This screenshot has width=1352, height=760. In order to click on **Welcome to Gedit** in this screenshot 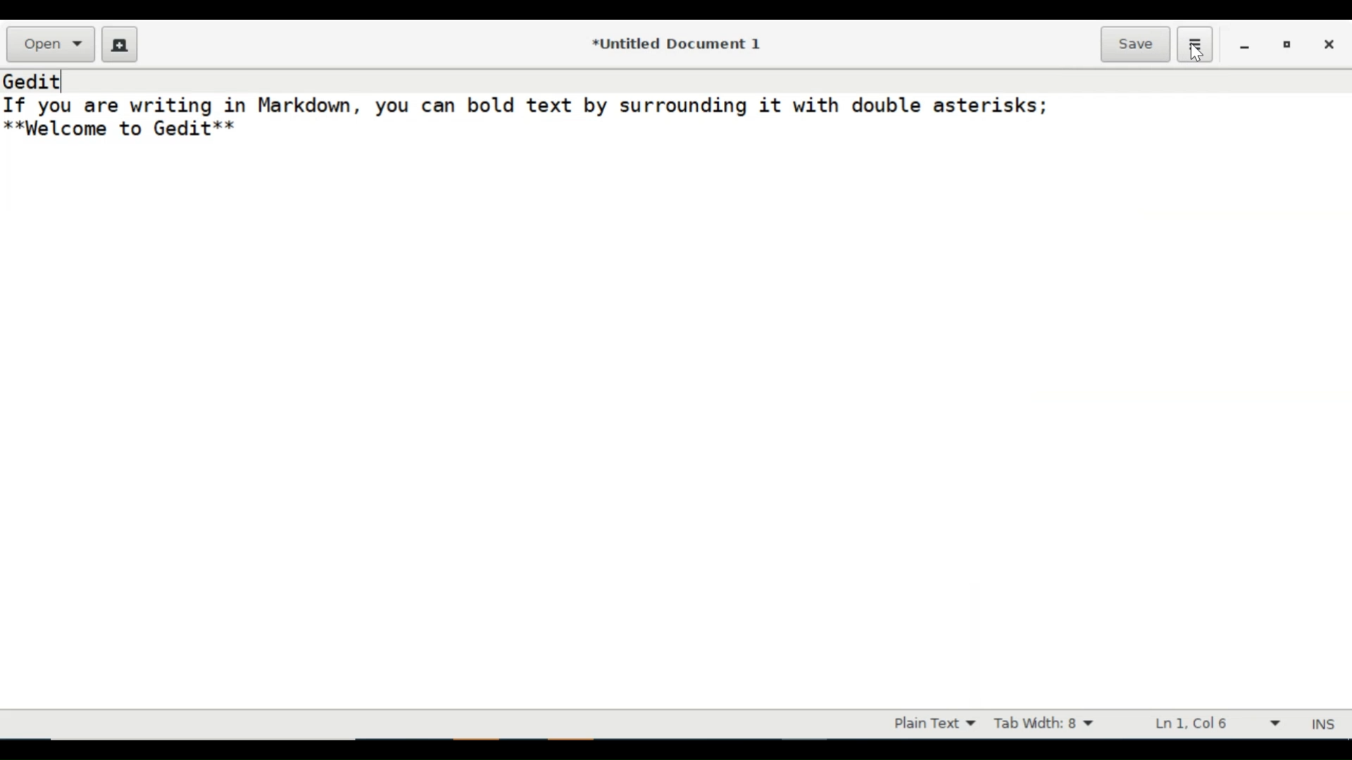, I will do `click(121, 129)`.